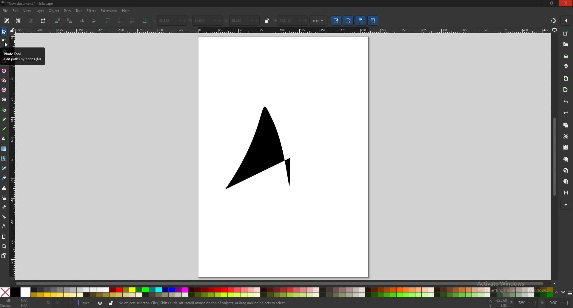 The height and width of the screenshot is (308, 573). I want to click on vertical scale, so click(13, 173).